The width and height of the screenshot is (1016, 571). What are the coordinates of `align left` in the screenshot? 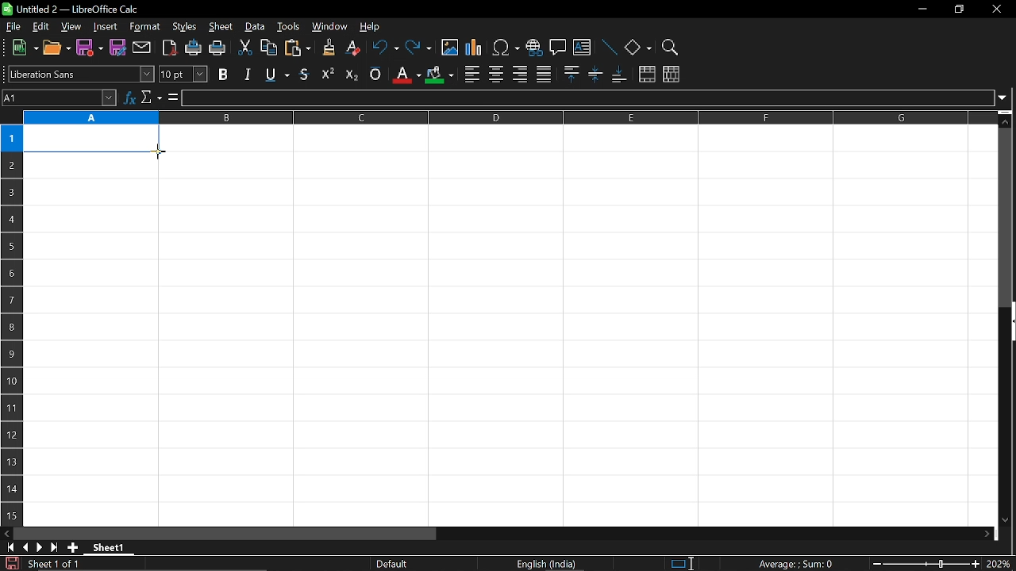 It's located at (471, 73).